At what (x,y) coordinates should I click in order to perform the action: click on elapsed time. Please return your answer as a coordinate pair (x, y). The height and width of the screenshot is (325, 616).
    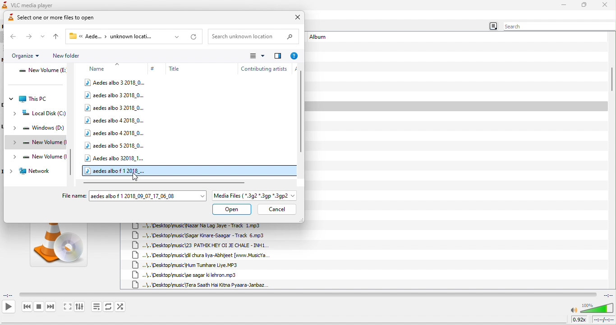
    Looking at the image, I should click on (9, 294).